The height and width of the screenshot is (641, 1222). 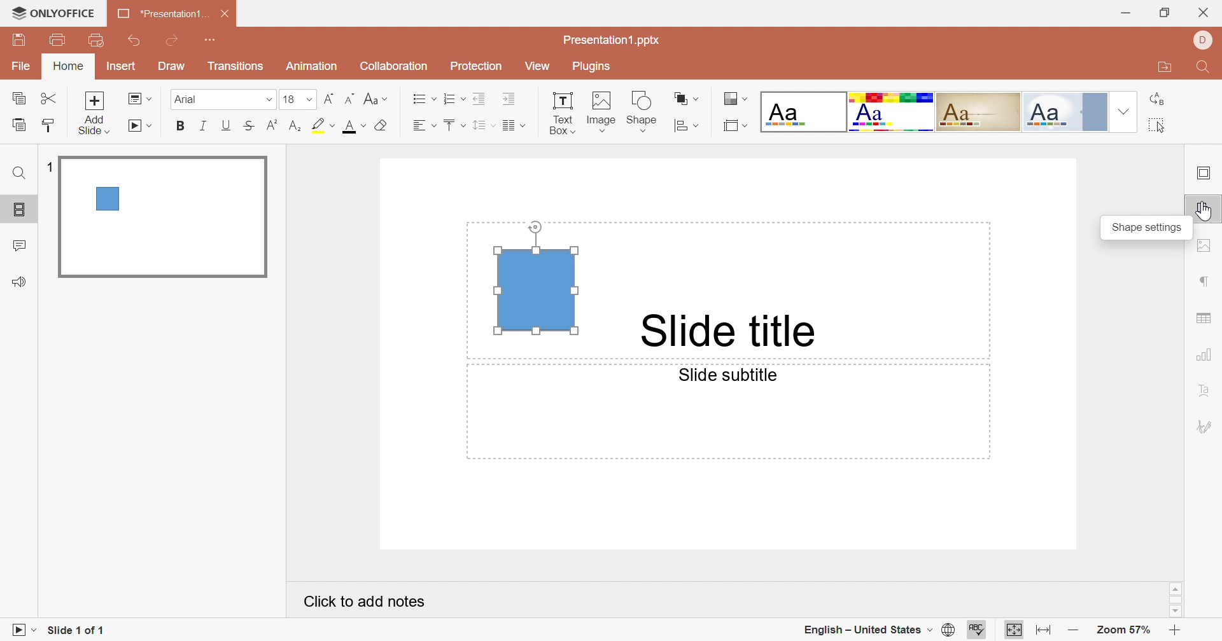 I want to click on Plugins, so click(x=595, y=66).